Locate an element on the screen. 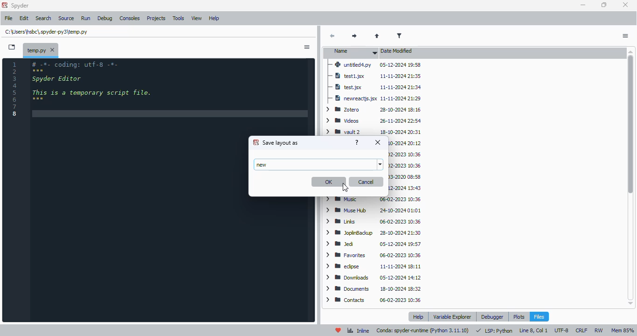 This screenshot has height=336, width=637. maximize is located at coordinates (604, 5).